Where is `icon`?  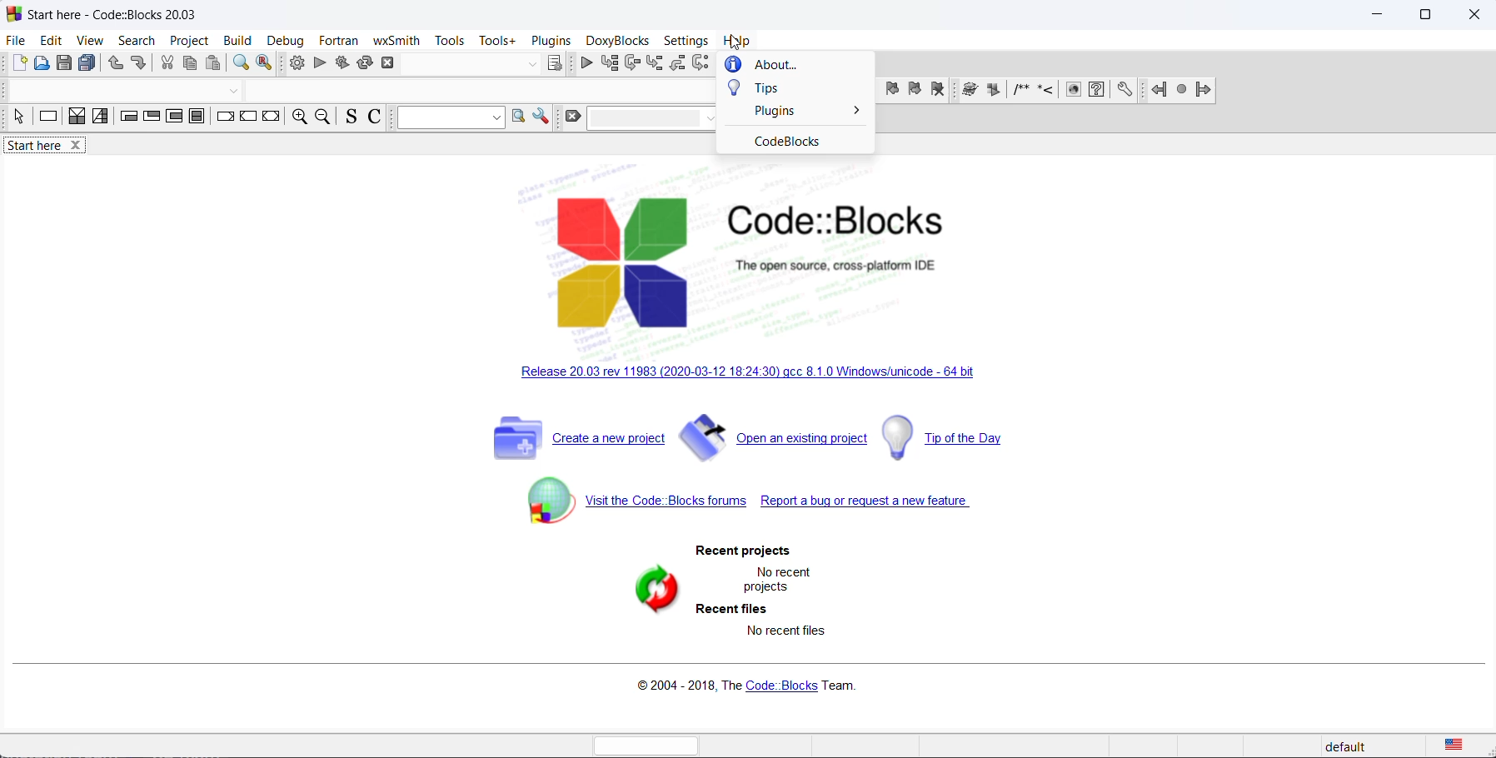 icon is located at coordinates (1020, 91).